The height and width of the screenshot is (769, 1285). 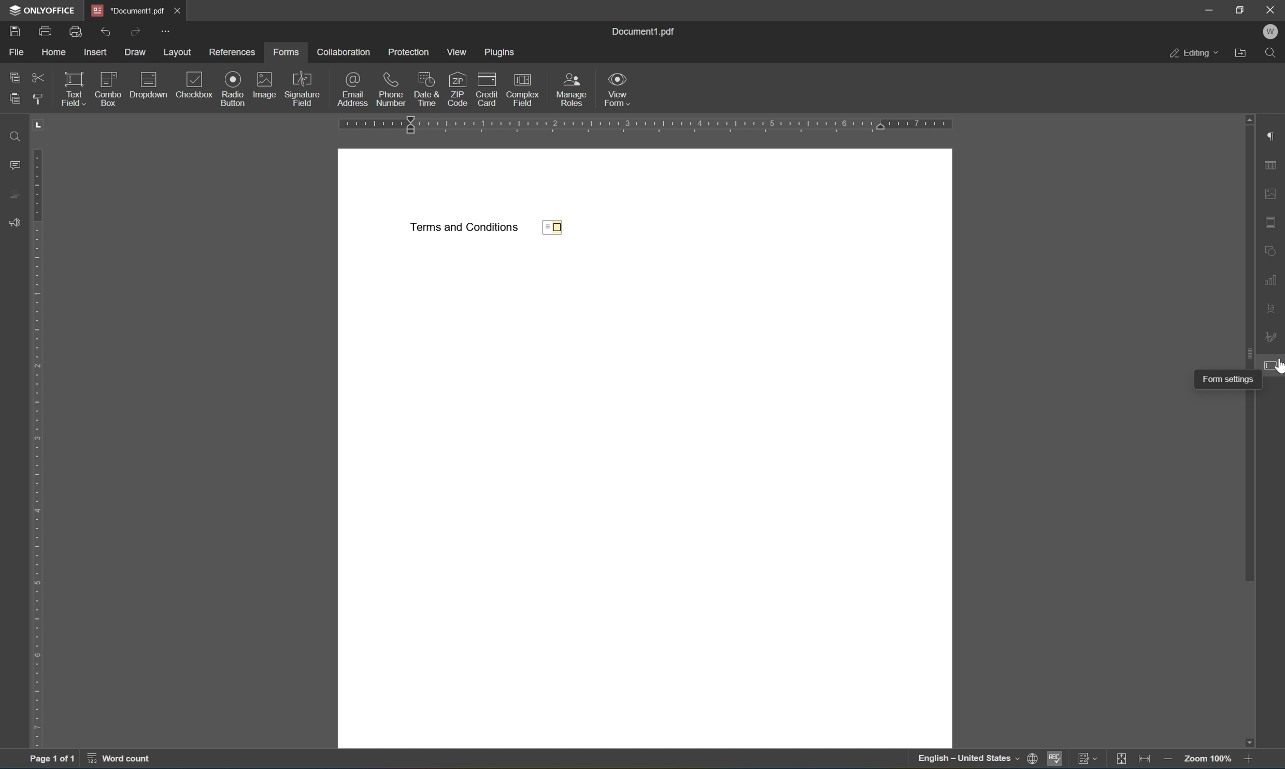 I want to click on protection, so click(x=407, y=52).